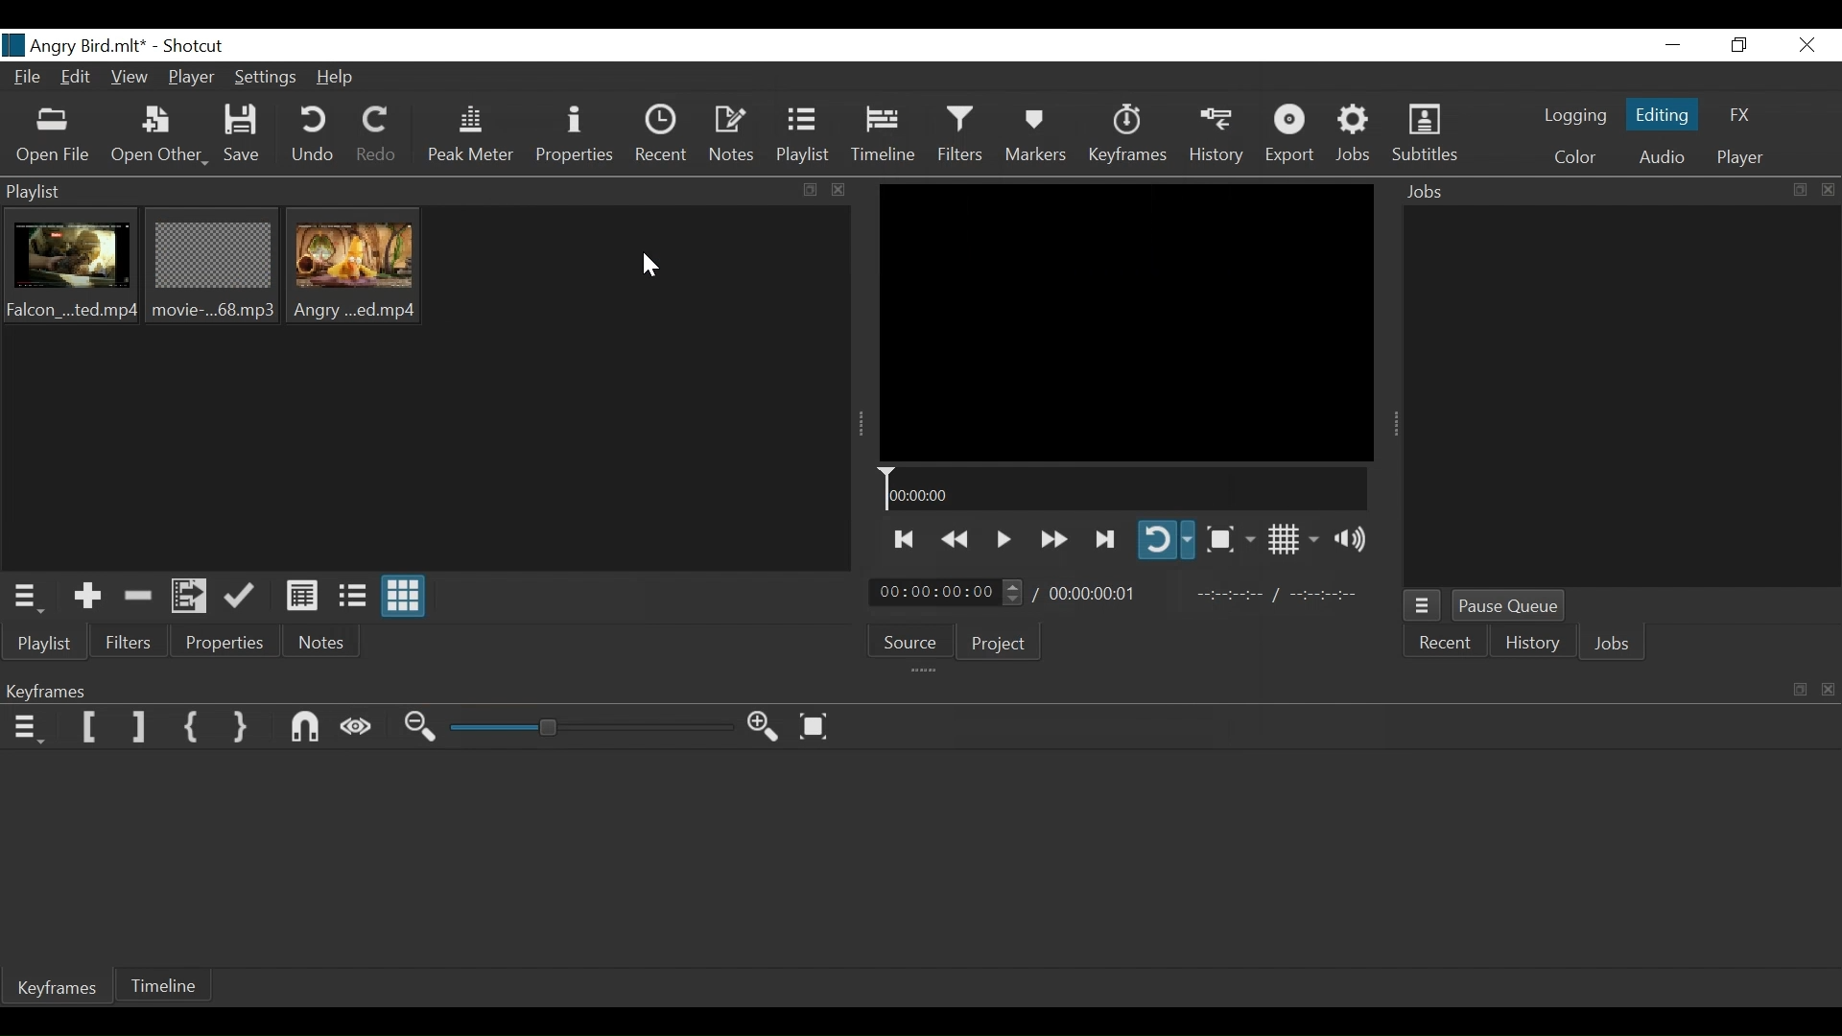 This screenshot has height=1036, width=1842. I want to click on Source, so click(918, 642).